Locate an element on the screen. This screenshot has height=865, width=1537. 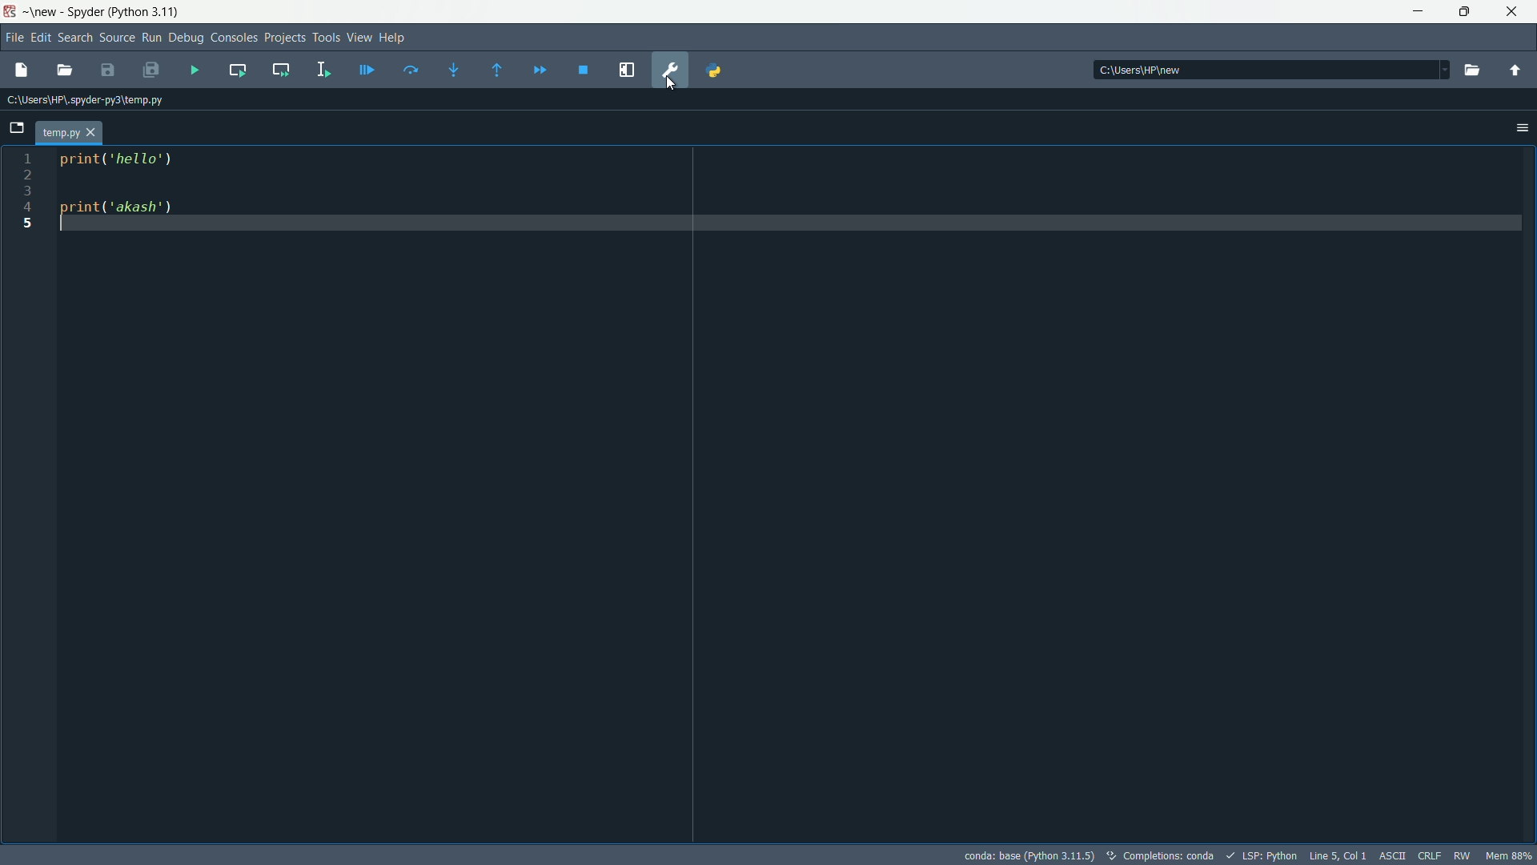
preferences  is located at coordinates (671, 70).